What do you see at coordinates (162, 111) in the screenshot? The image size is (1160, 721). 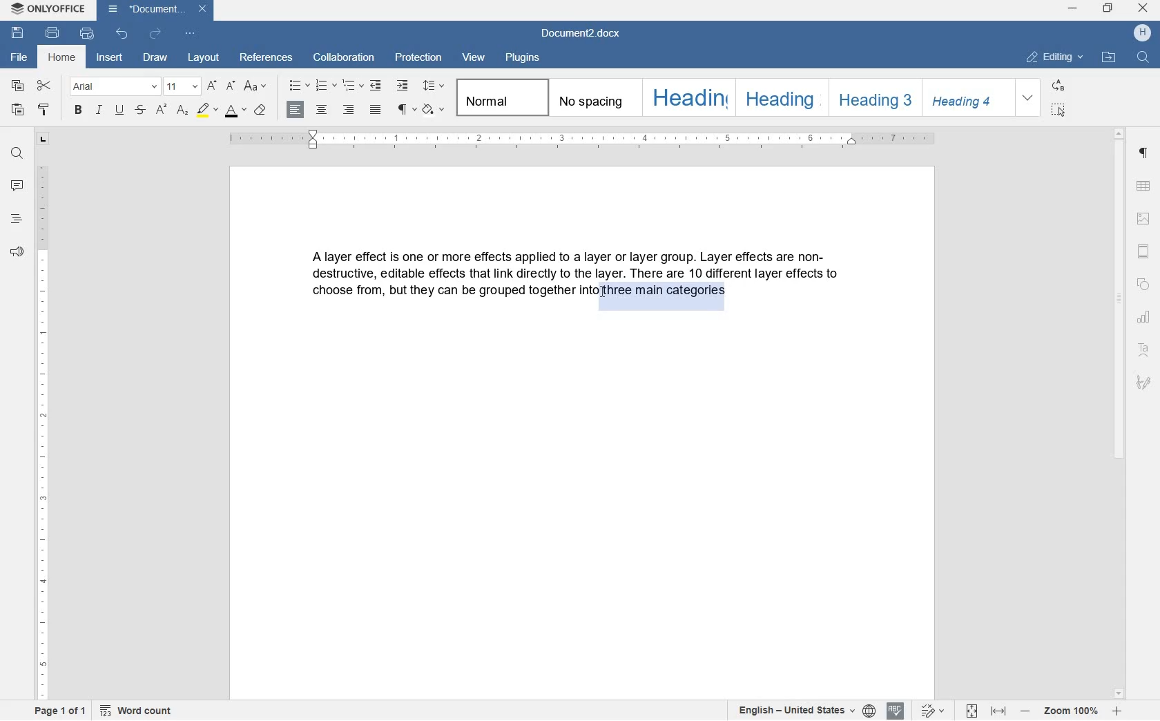 I see `superscript` at bounding box center [162, 111].